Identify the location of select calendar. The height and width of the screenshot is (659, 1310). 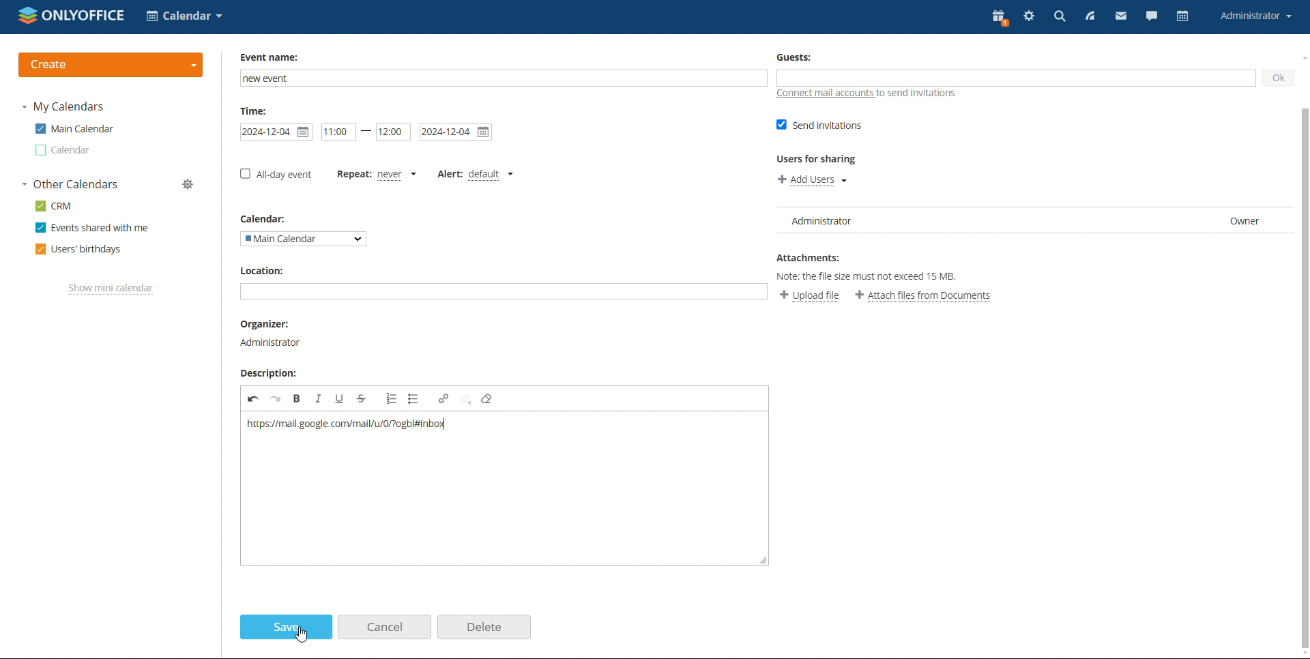
(304, 239).